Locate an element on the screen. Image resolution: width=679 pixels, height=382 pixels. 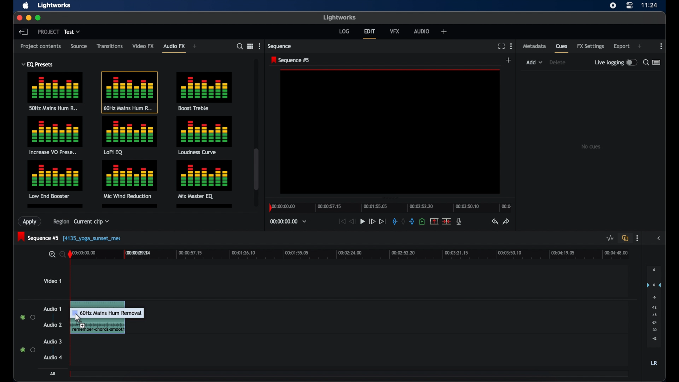
timeline is located at coordinates (389, 207).